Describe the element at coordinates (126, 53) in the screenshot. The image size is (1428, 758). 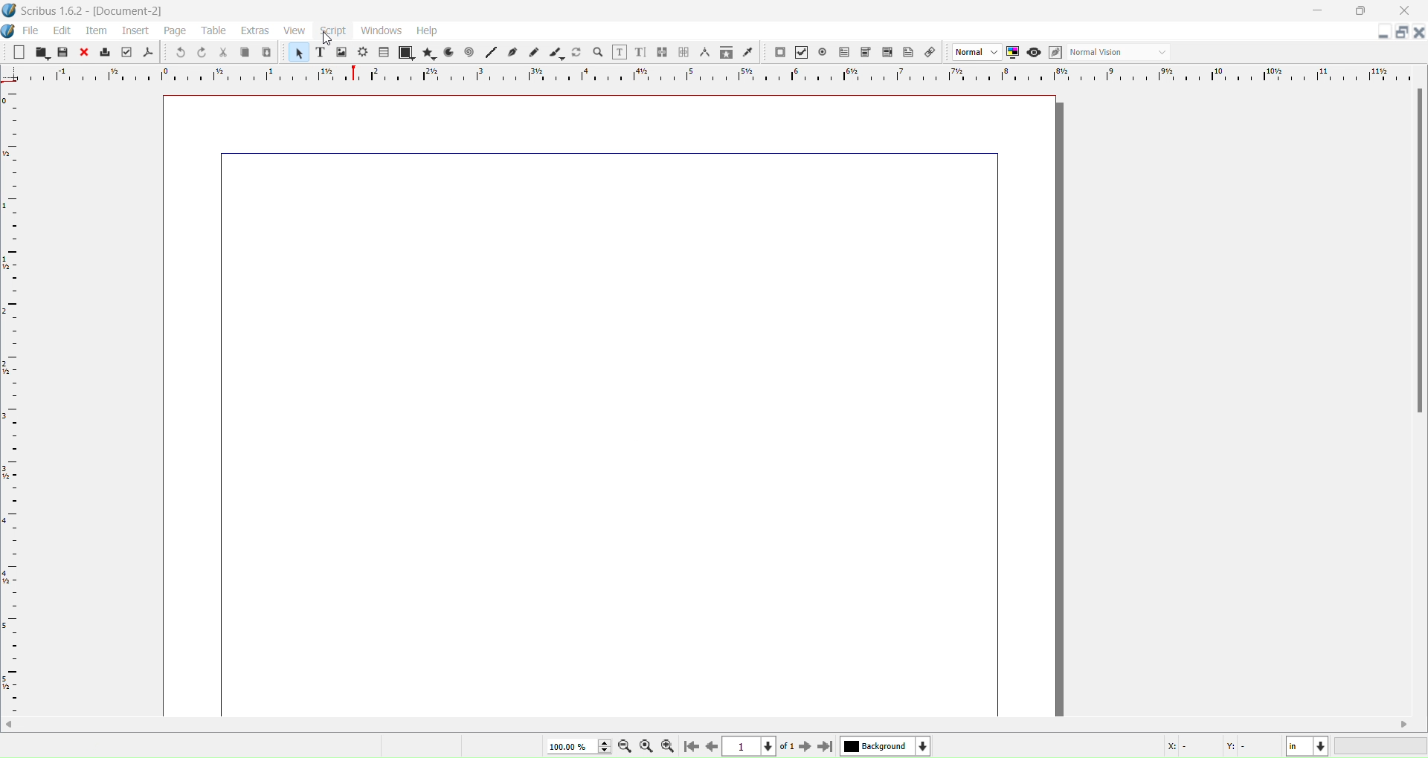
I see `Preflight Verifier` at that location.